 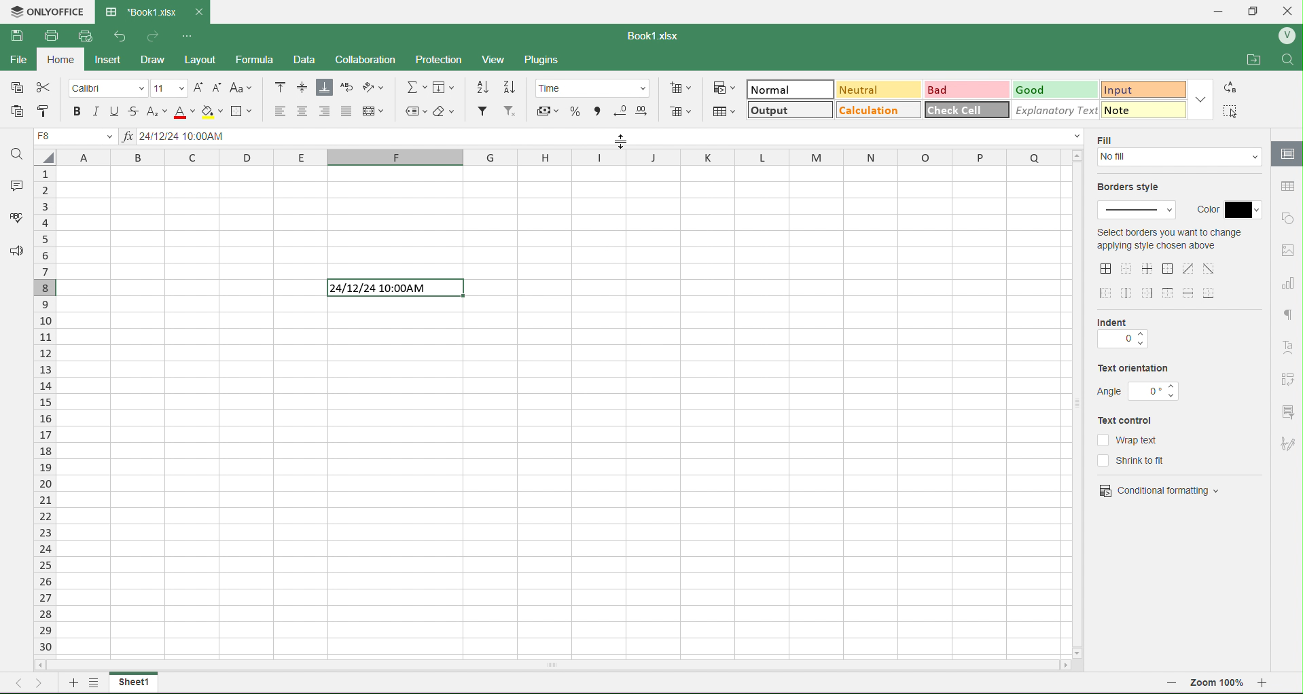 What do you see at coordinates (1037, 88) in the screenshot?
I see `Good` at bounding box center [1037, 88].